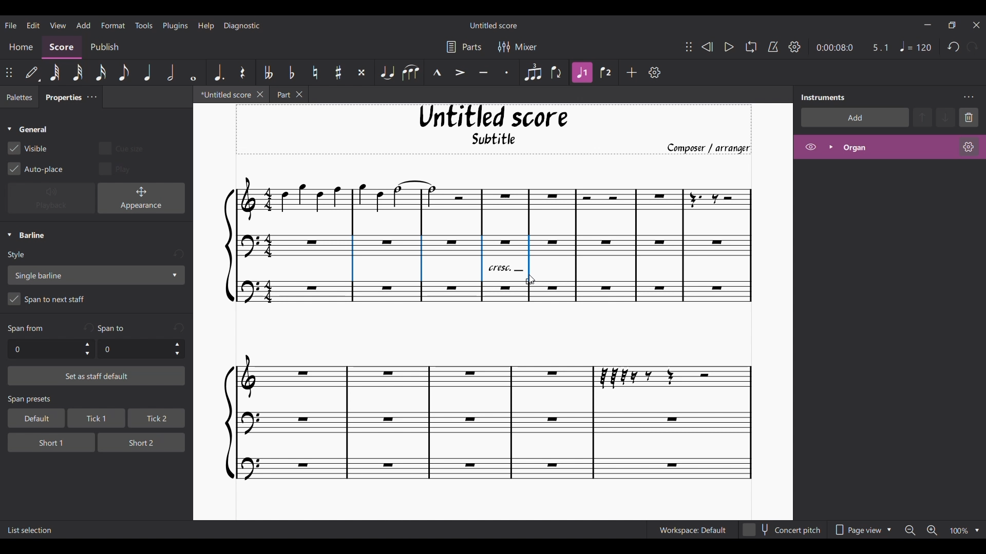 This screenshot has height=554, width=986. What do you see at coordinates (910, 530) in the screenshot?
I see `Zoom out` at bounding box center [910, 530].